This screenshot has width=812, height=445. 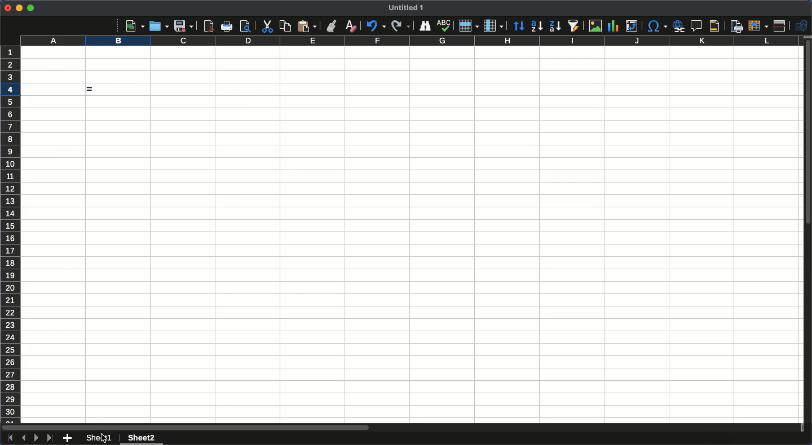 I want to click on Sheet 2, so click(x=140, y=439).